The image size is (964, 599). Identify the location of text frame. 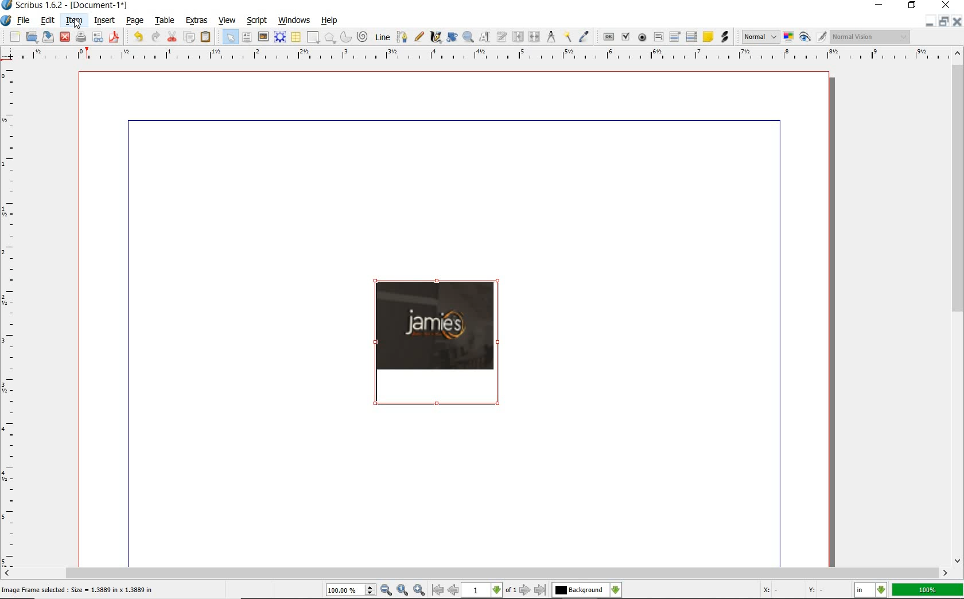
(246, 38).